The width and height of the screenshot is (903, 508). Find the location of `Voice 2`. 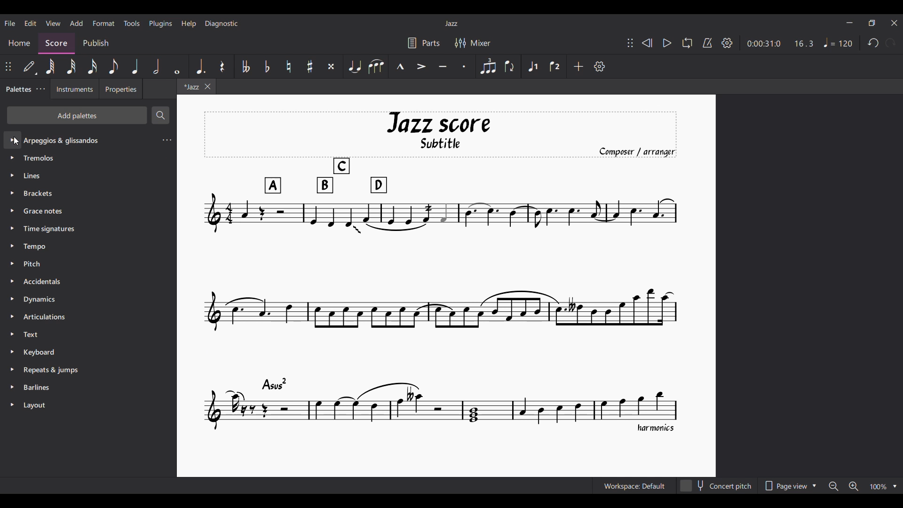

Voice 2 is located at coordinates (555, 66).